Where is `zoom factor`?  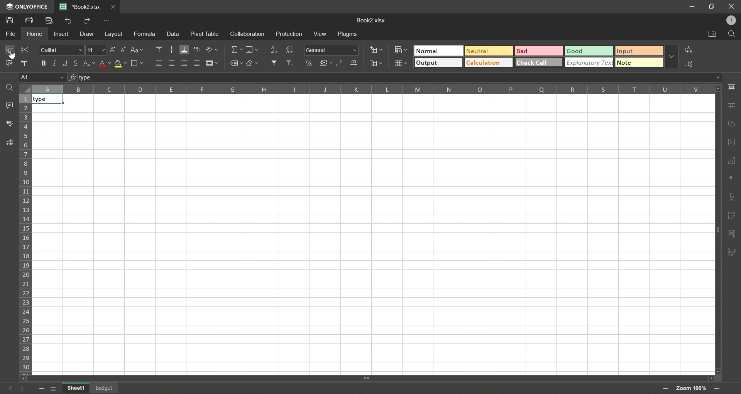
zoom factor is located at coordinates (692, 387).